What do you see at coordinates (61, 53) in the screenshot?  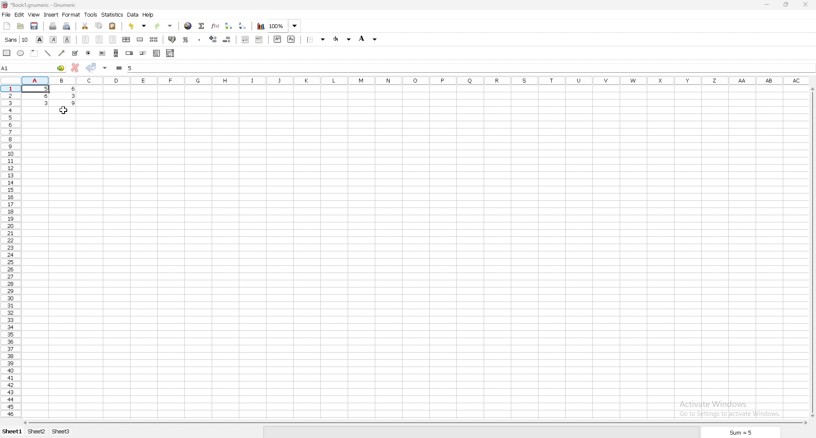 I see `arrow line` at bounding box center [61, 53].